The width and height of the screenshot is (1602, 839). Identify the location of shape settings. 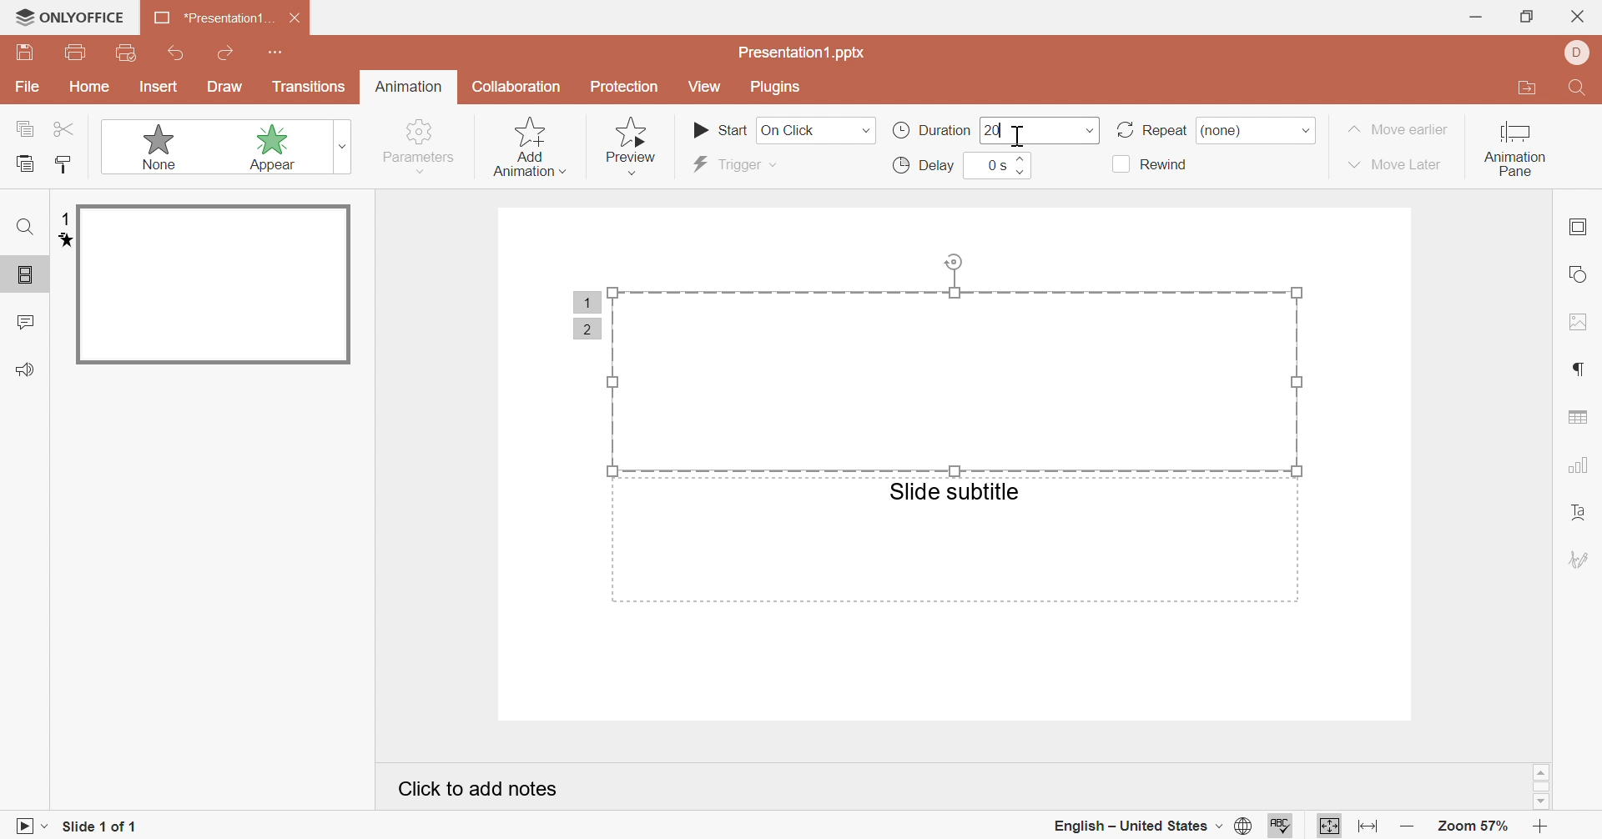
(1577, 273).